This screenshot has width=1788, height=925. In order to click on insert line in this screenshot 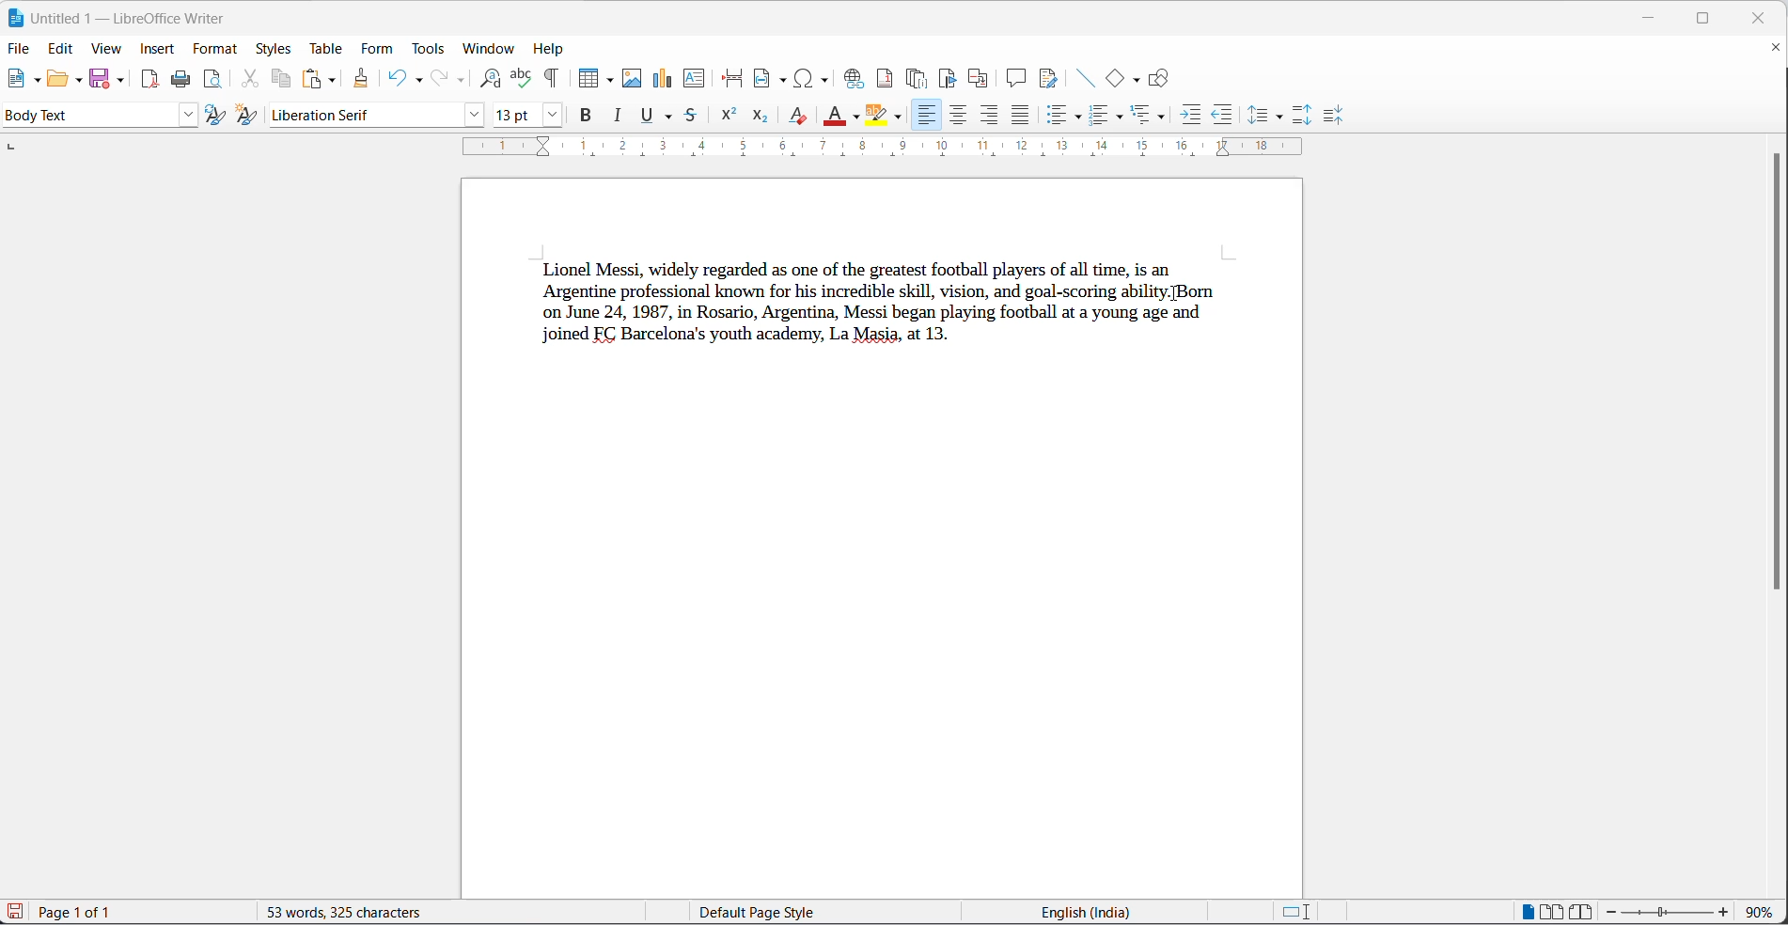, I will do `click(1087, 79)`.